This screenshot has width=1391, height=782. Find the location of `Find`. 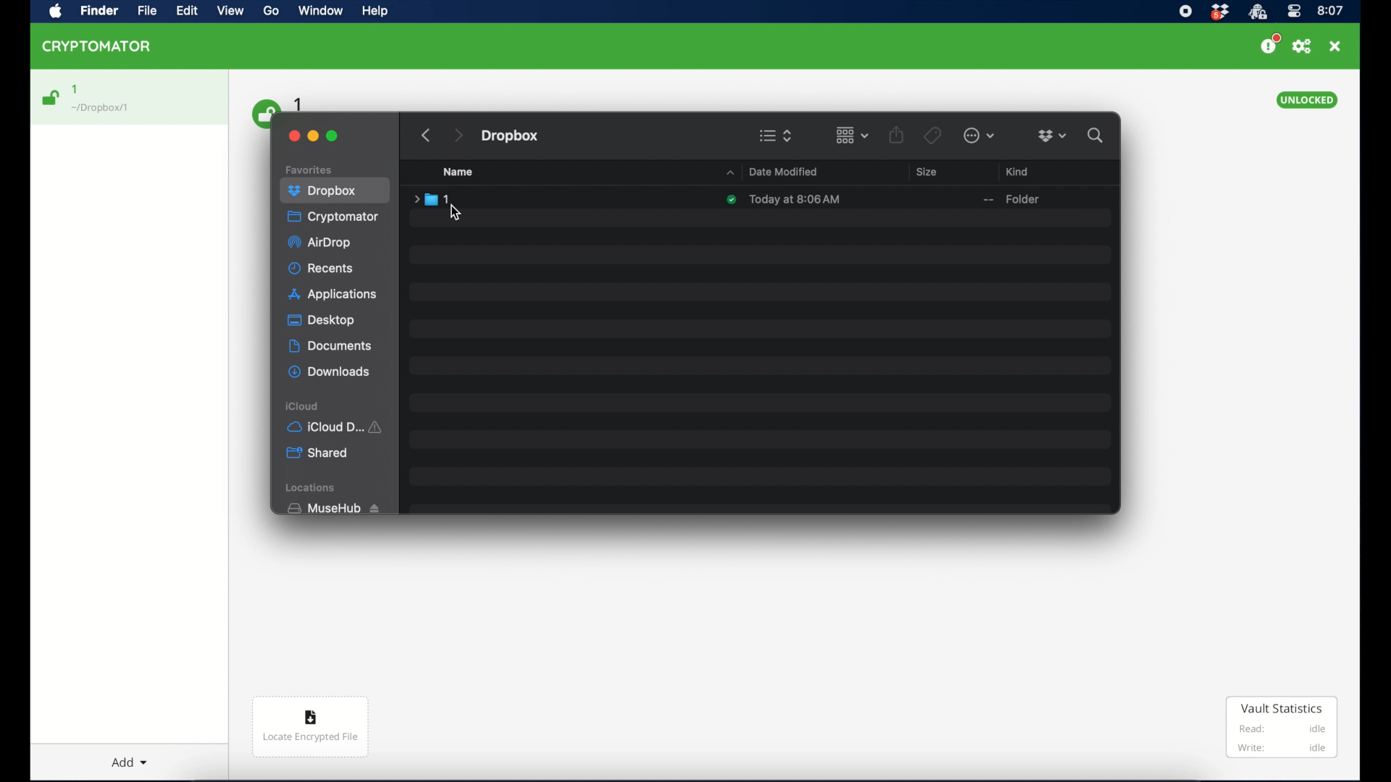

Find is located at coordinates (102, 12).